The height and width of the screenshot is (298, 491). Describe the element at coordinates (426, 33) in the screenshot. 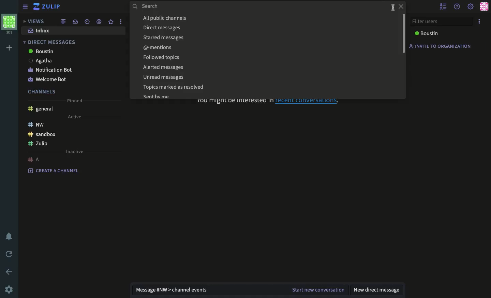

I see `boustin` at that location.